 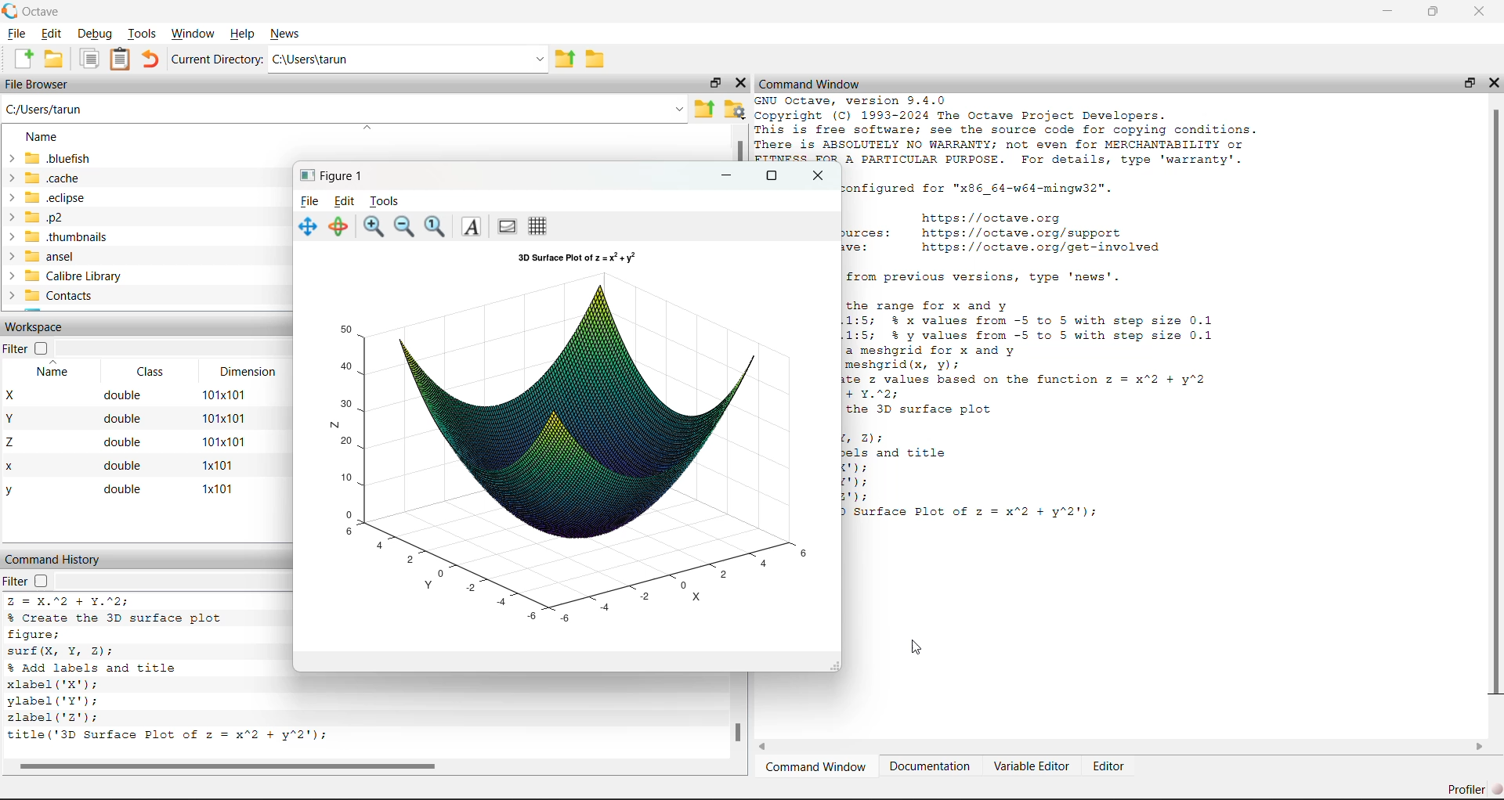 What do you see at coordinates (929, 767) in the screenshot?
I see `Documentation` at bounding box center [929, 767].